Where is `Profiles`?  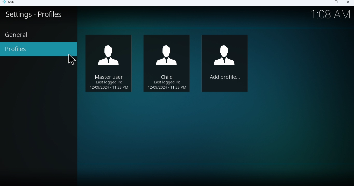 Profiles is located at coordinates (39, 49).